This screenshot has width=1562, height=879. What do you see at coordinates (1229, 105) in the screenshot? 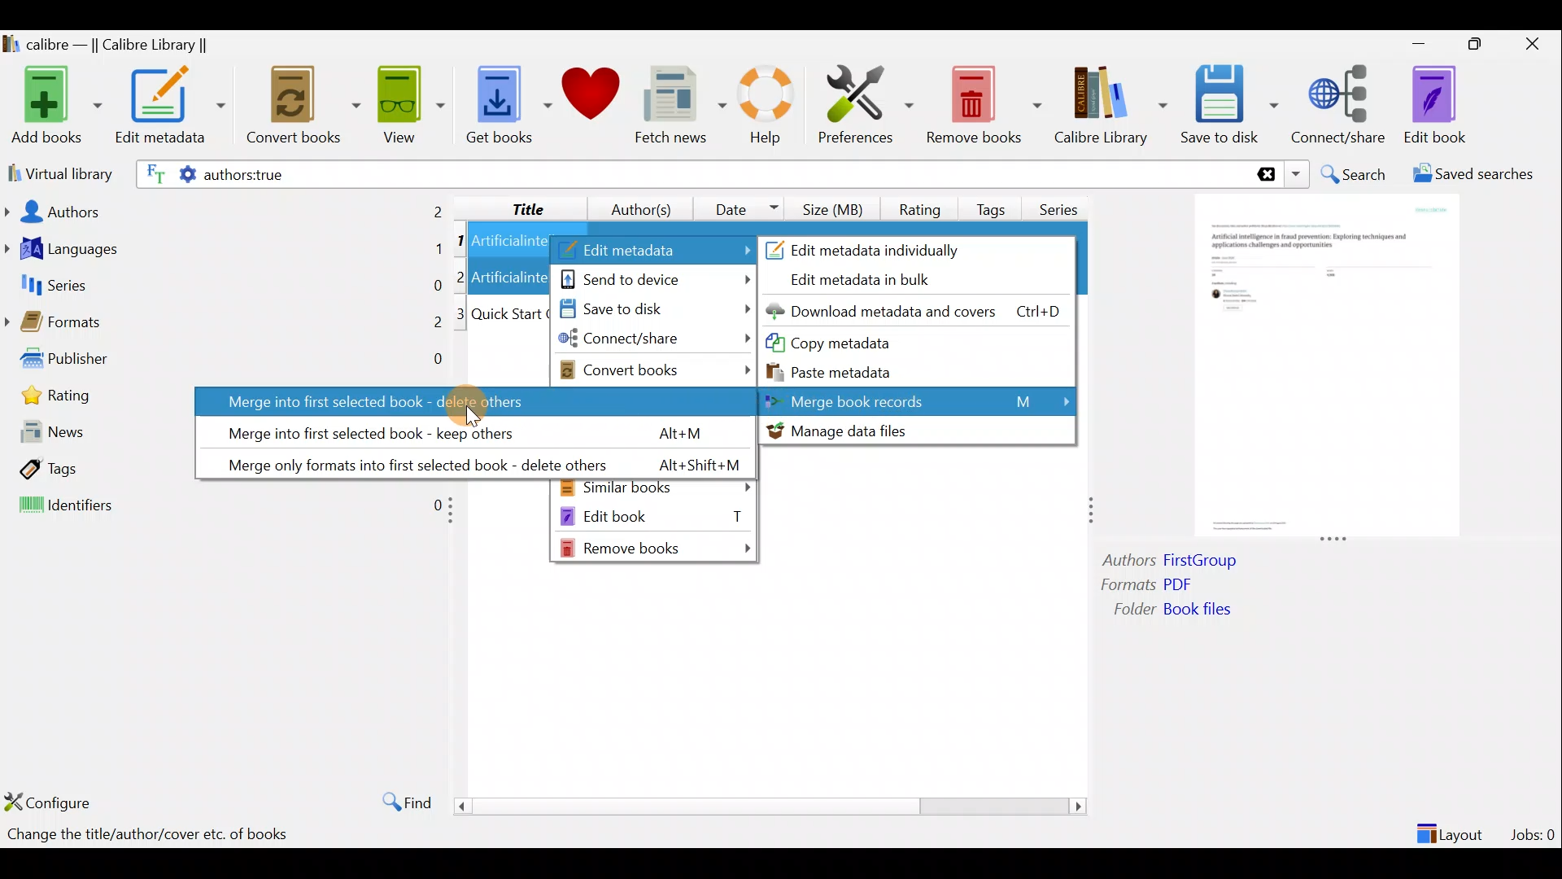
I see `Save to disk` at bounding box center [1229, 105].